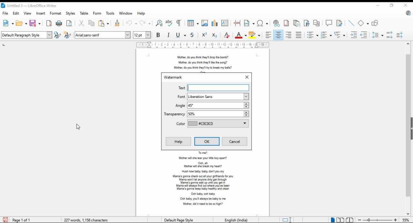  What do you see at coordinates (262, 23) in the screenshot?
I see `insert special characters` at bounding box center [262, 23].